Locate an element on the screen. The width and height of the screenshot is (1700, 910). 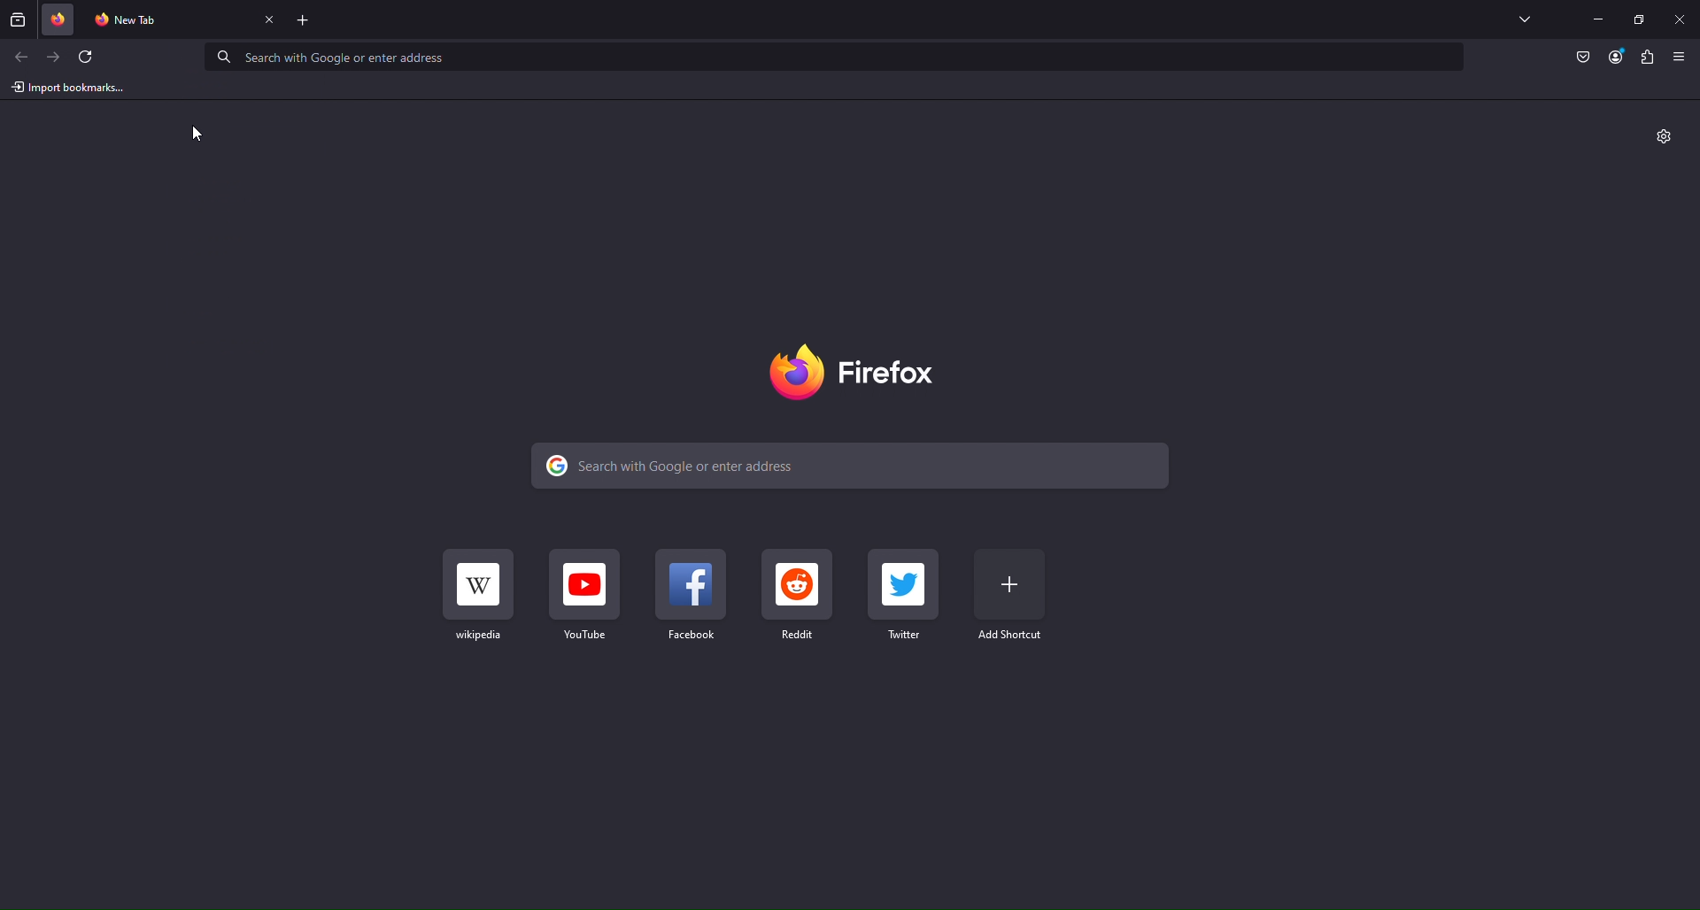
Show Application Menu is located at coordinates (1681, 57).